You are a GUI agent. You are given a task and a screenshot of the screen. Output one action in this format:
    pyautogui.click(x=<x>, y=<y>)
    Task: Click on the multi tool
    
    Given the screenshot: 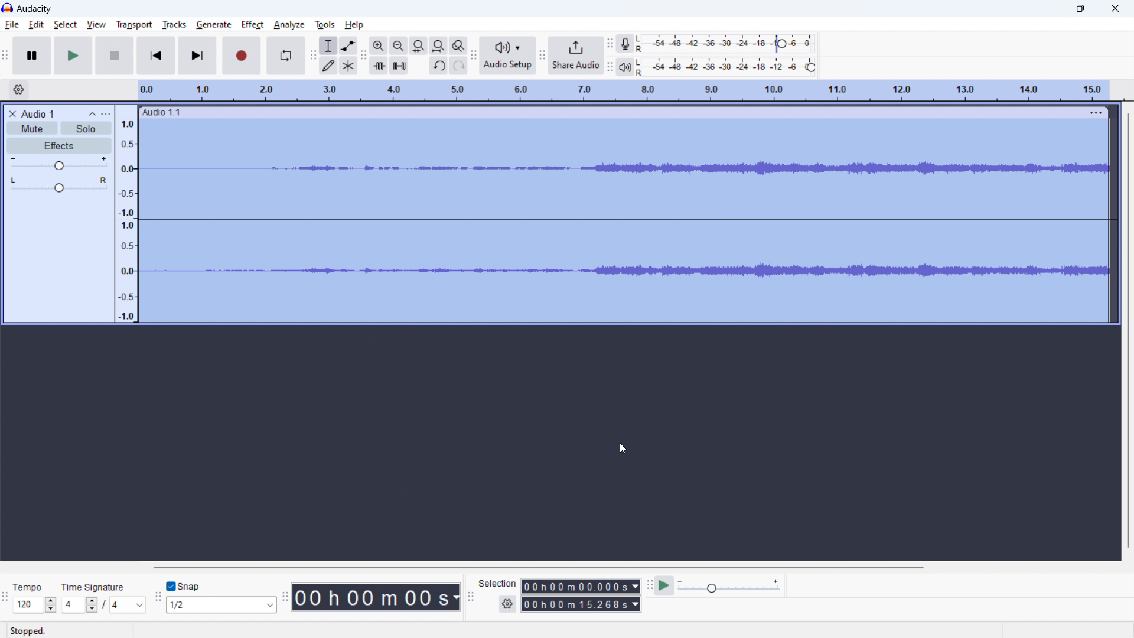 What is the action you would take?
    pyautogui.click(x=349, y=66)
    